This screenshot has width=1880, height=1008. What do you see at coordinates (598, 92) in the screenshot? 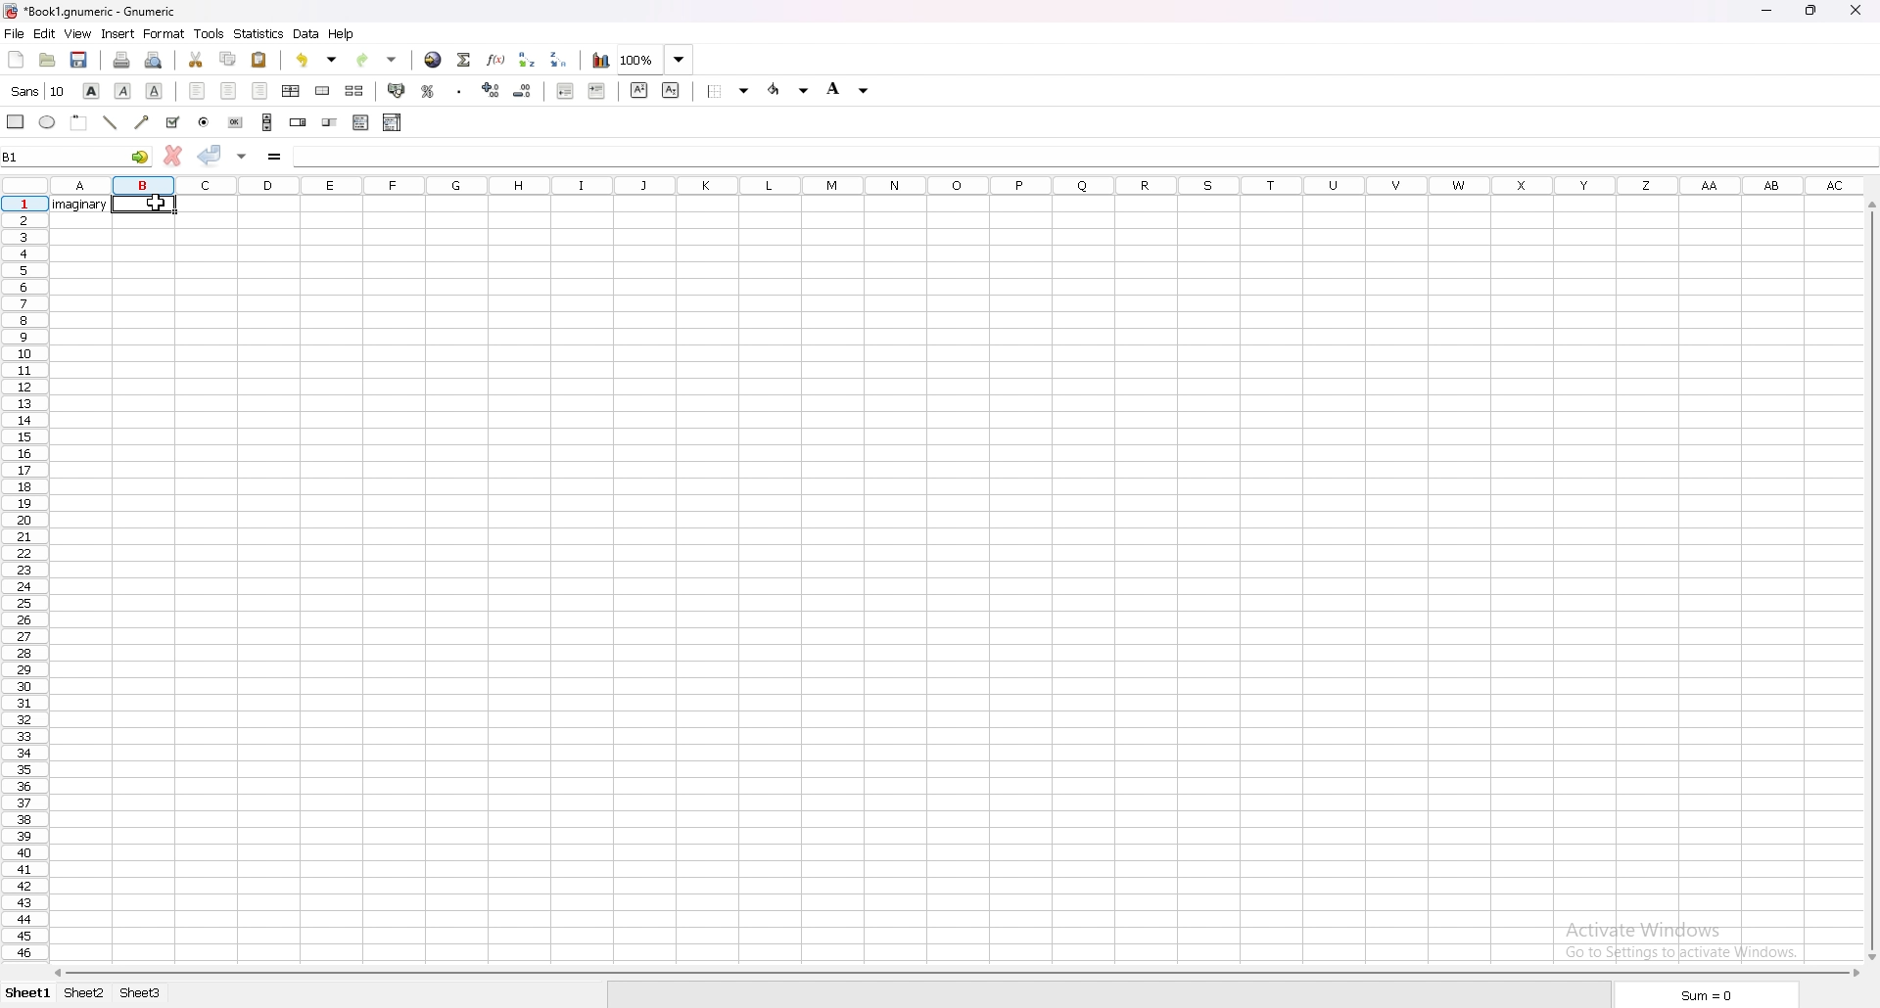
I see `increase indent` at bounding box center [598, 92].